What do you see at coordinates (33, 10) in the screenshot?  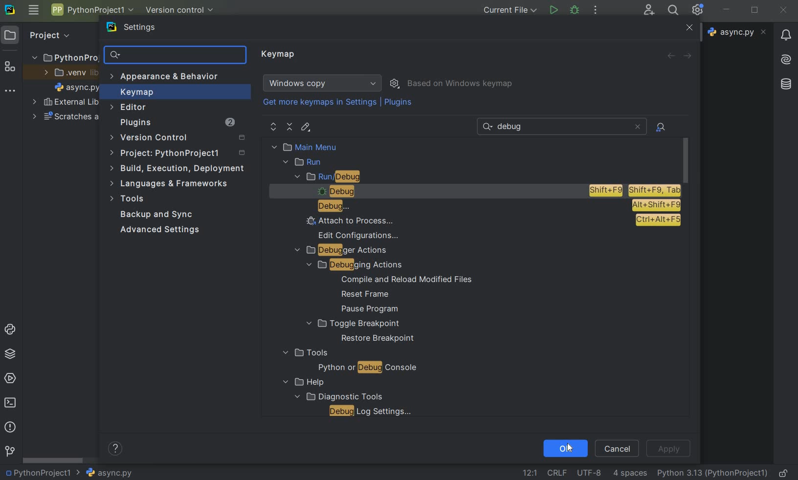 I see `main menu` at bounding box center [33, 10].